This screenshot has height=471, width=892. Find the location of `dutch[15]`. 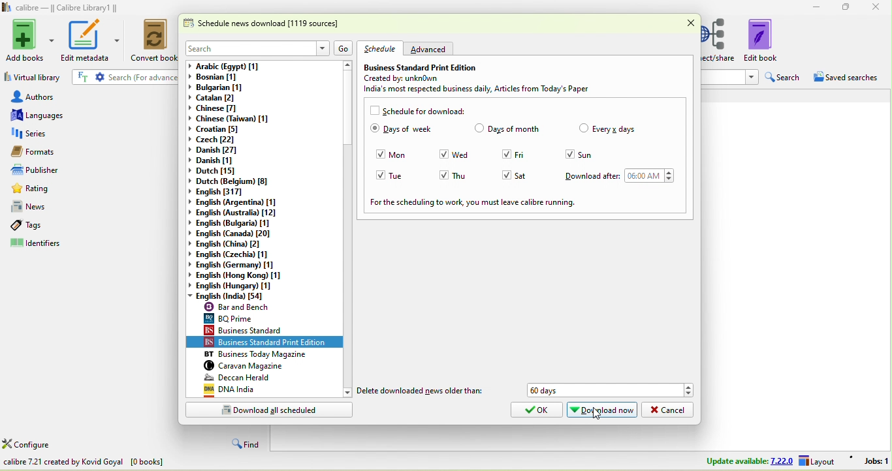

dutch[15] is located at coordinates (219, 172).